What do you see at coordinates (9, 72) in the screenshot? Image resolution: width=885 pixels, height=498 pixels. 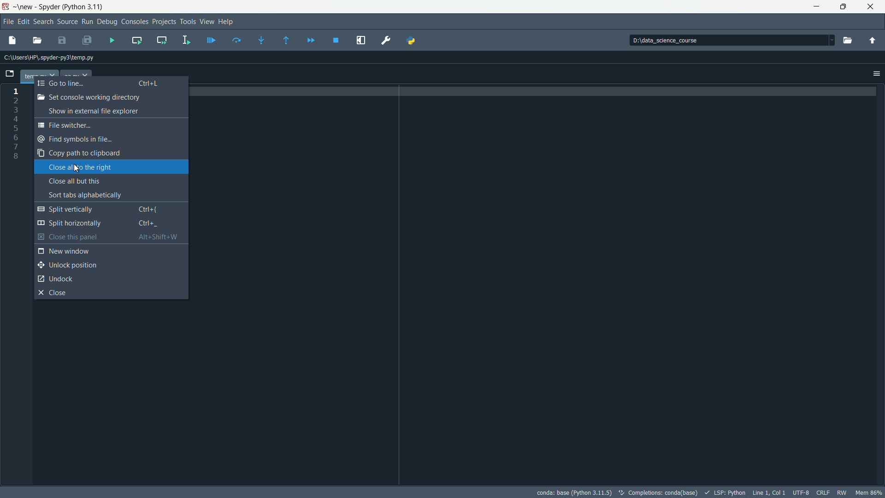 I see `browse tabs` at bounding box center [9, 72].